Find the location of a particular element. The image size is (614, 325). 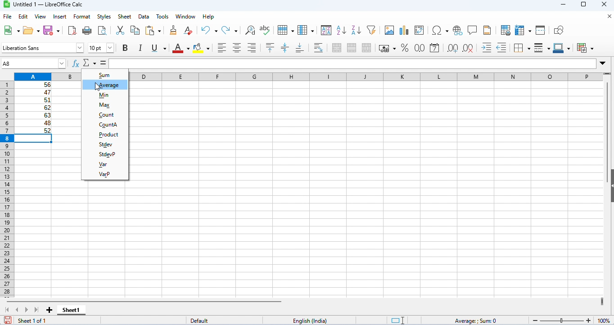

border color is located at coordinates (563, 48).